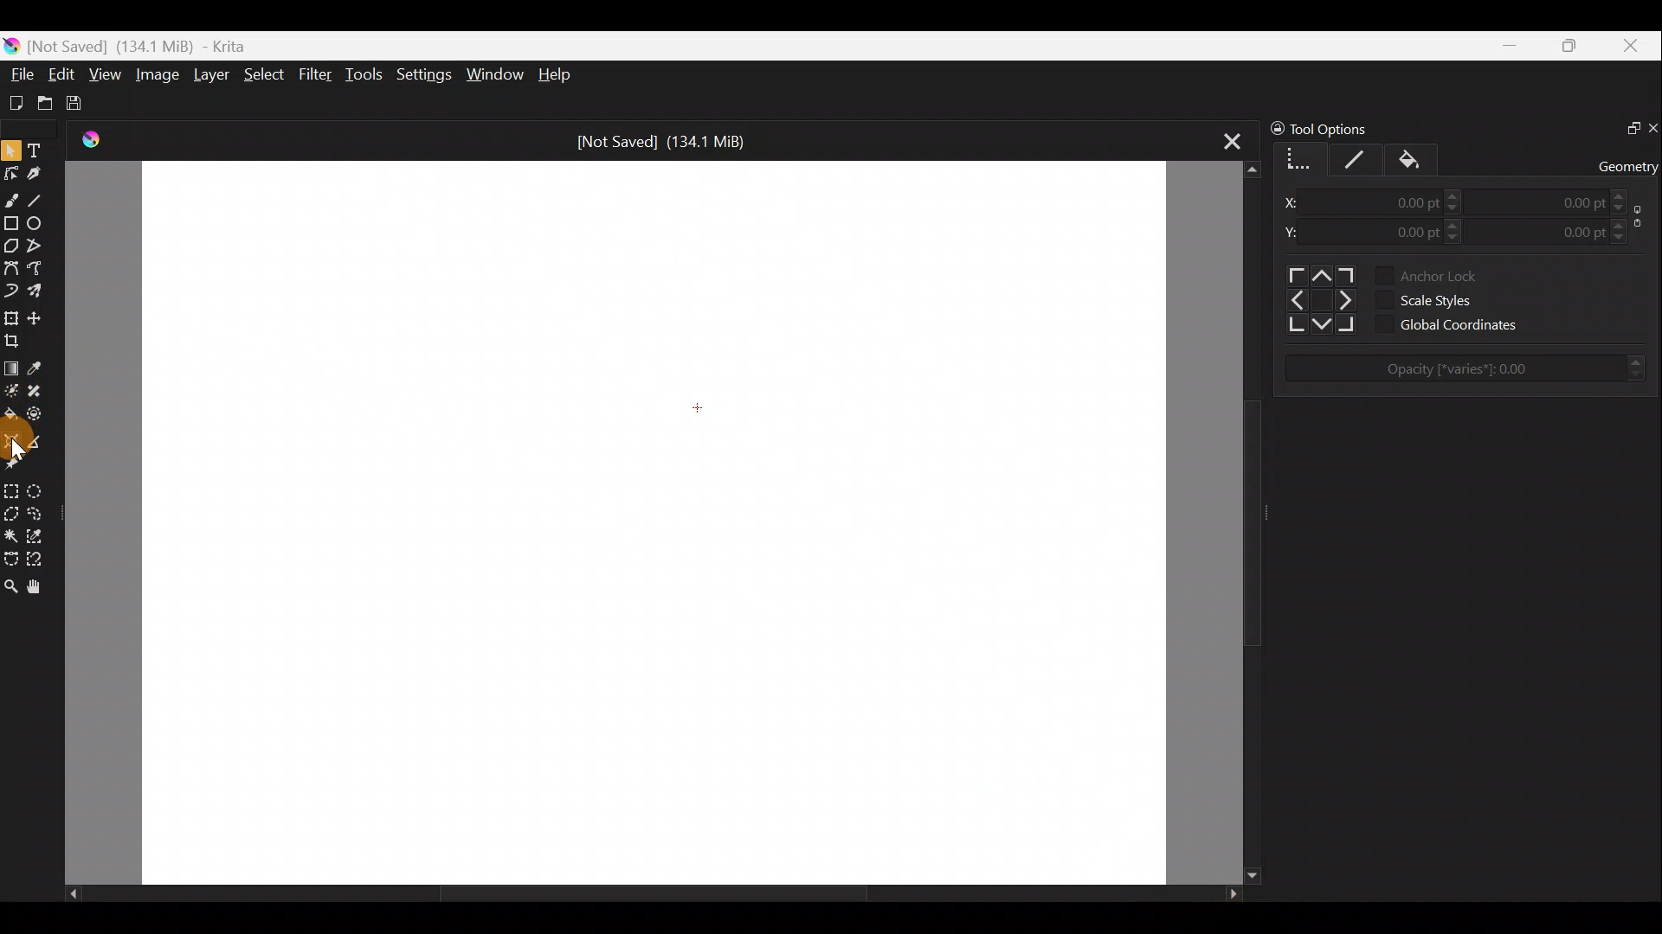  What do you see at coordinates (316, 76) in the screenshot?
I see `Filter` at bounding box center [316, 76].